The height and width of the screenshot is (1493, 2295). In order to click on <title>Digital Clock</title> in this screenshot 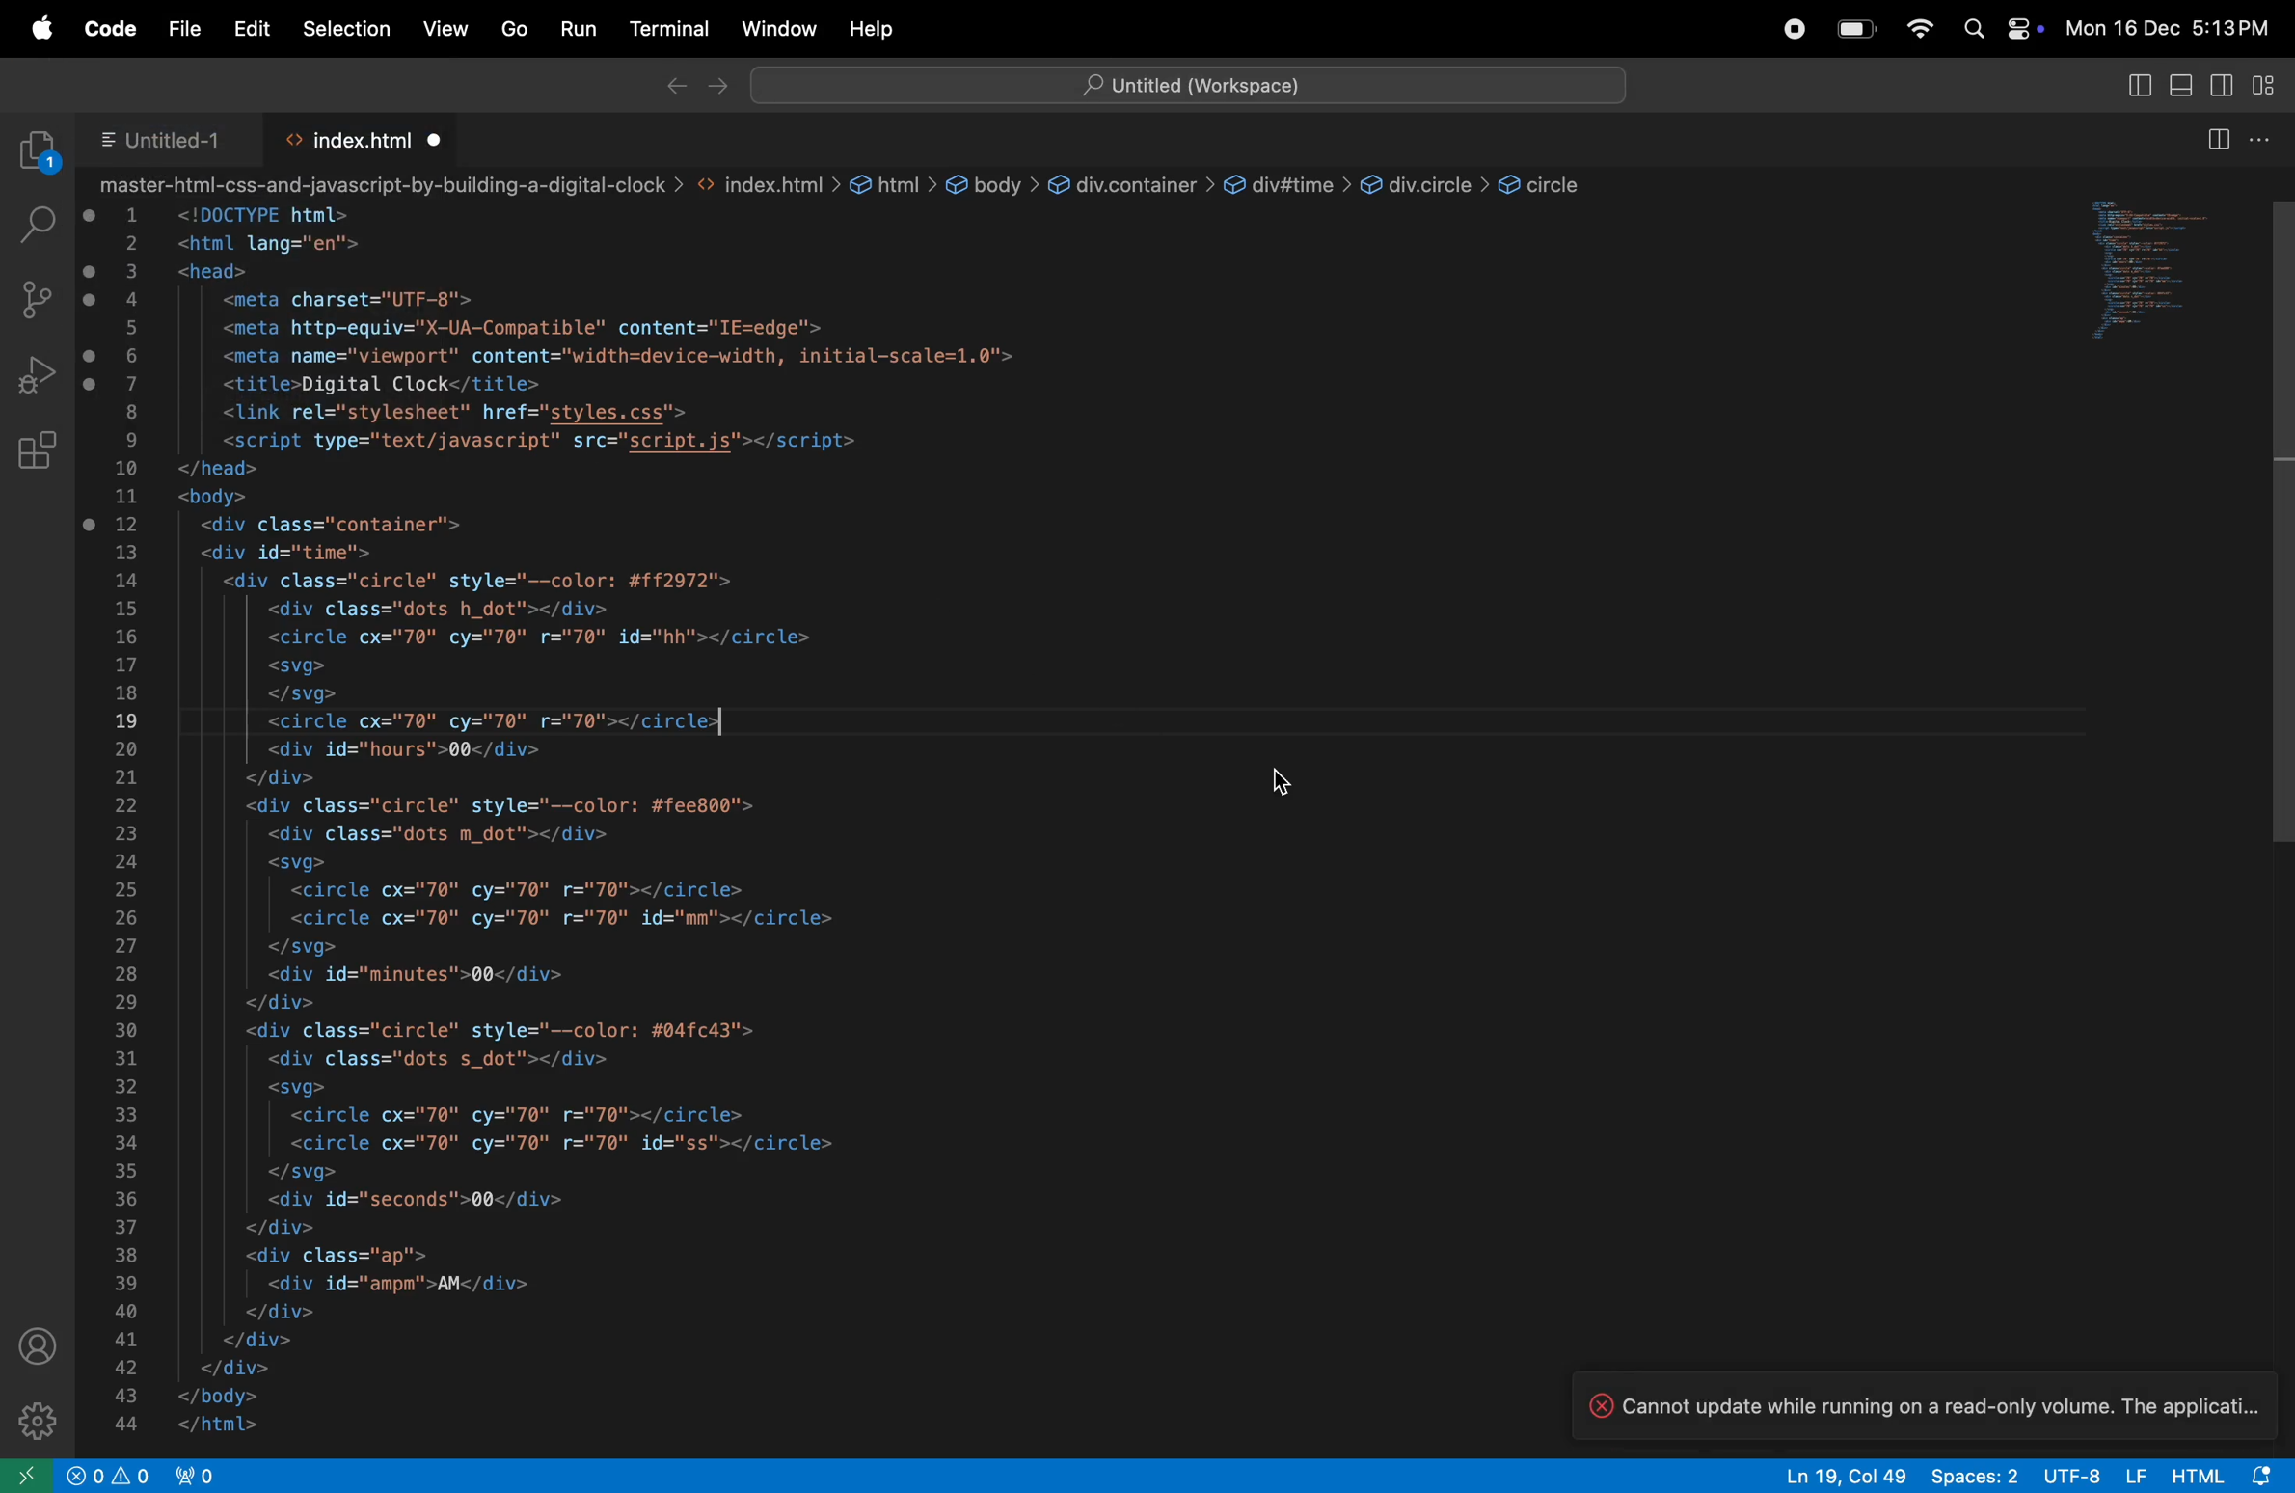, I will do `click(382, 384)`.